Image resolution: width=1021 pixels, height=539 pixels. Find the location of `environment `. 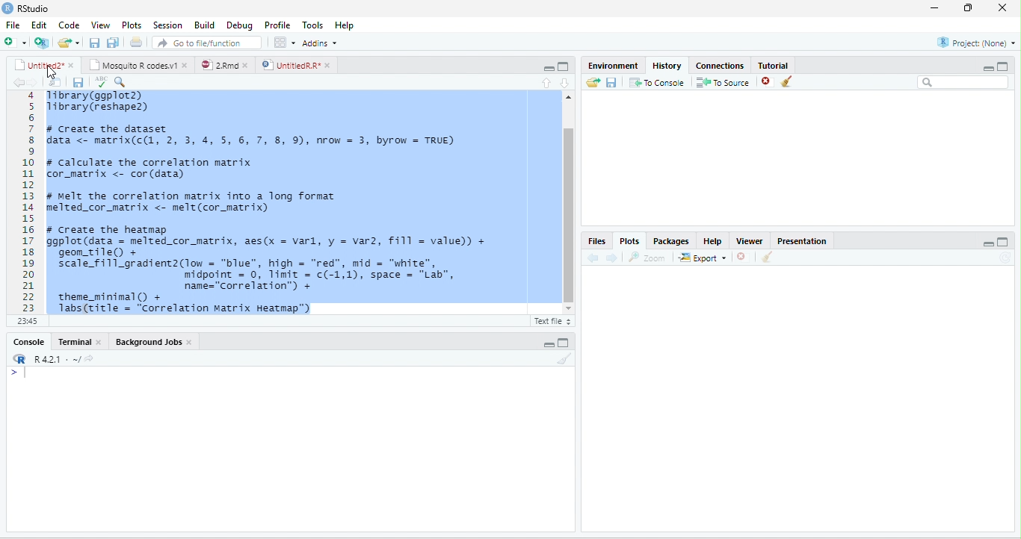

environment  is located at coordinates (607, 64).